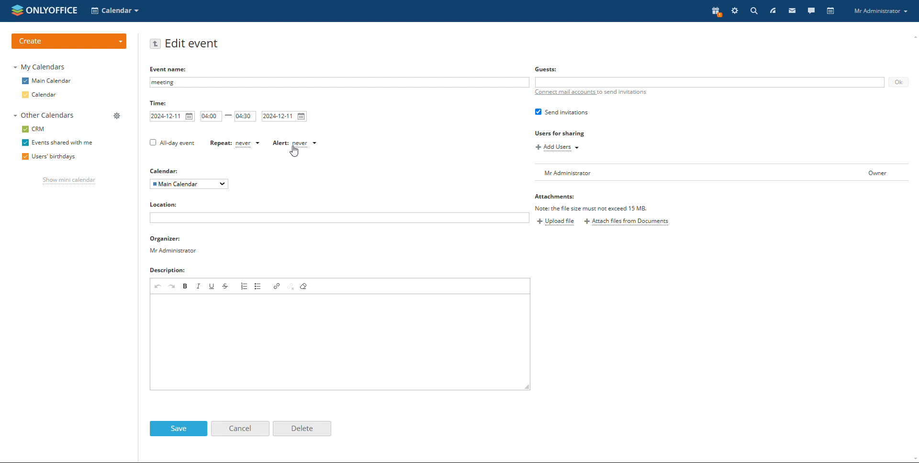 This screenshot has width=919, height=463. What do you see at coordinates (168, 204) in the screenshot?
I see `location` at bounding box center [168, 204].